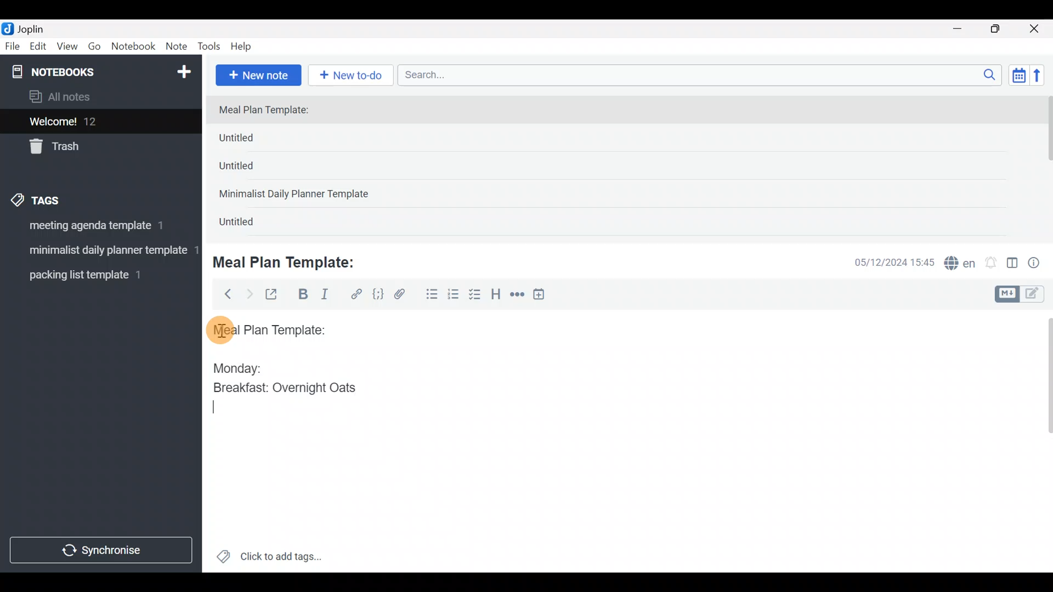  What do you see at coordinates (275, 295) in the screenshot?
I see `Toggle external editing` at bounding box center [275, 295].